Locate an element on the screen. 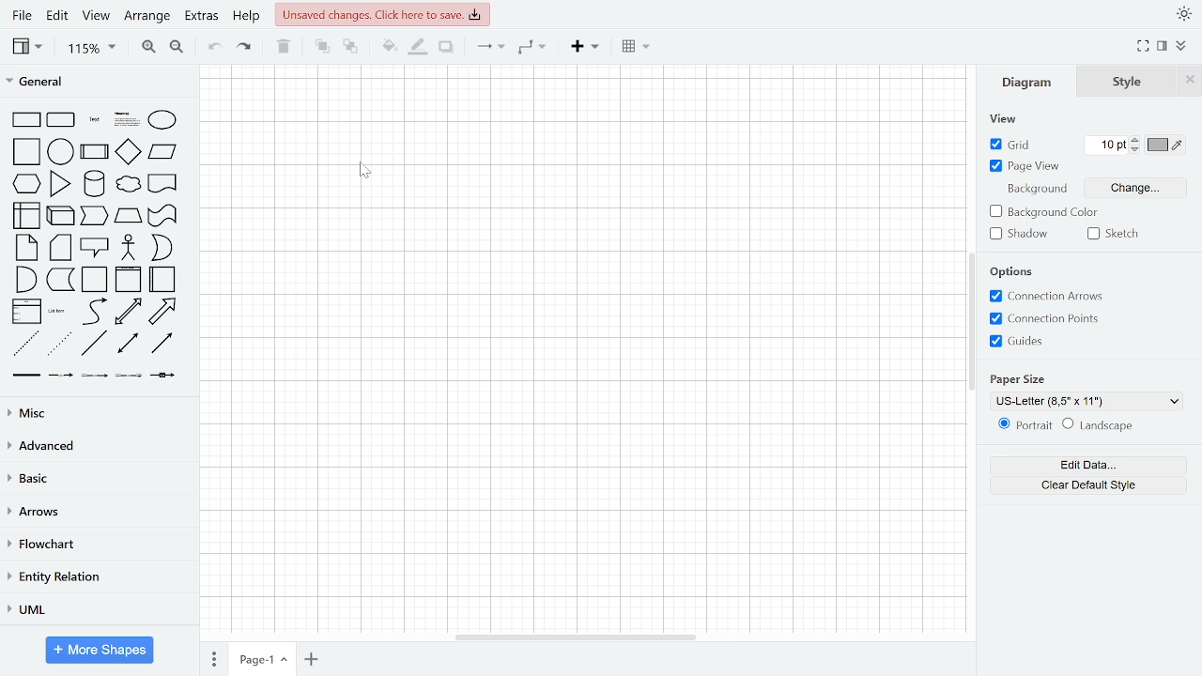 The image size is (1202, 676). rectangle is located at coordinates (27, 120).